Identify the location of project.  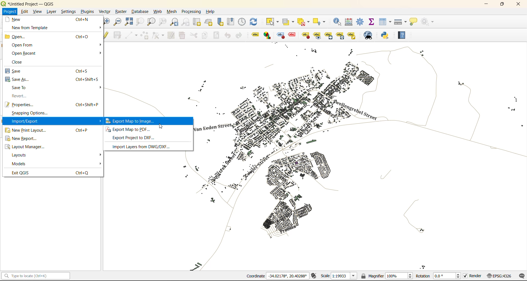
(9, 11).